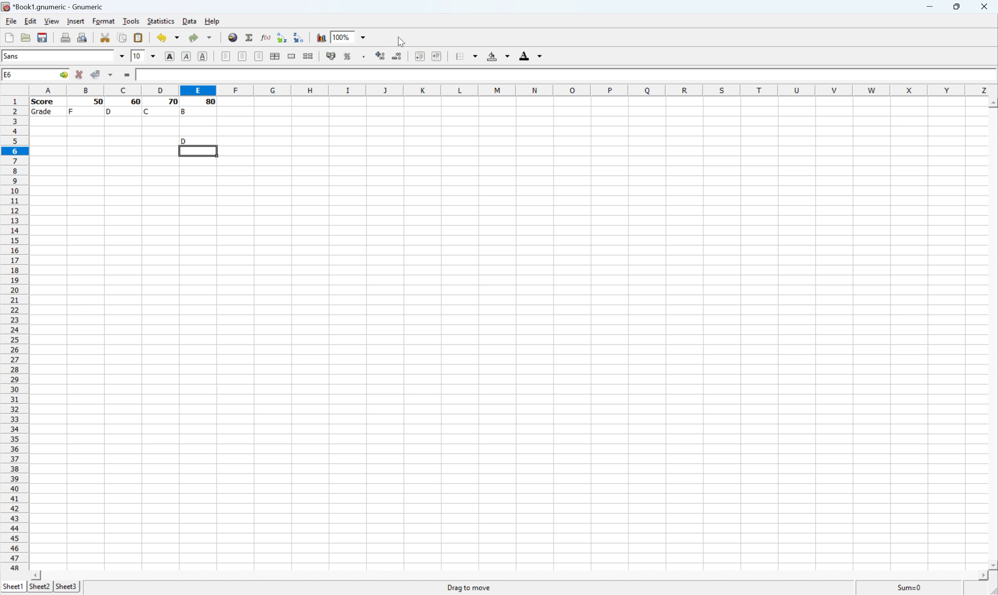 The width and height of the screenshot is (998, 595). Describe the element at coordinates (95, 73) in the screenshot. I see `Accept change` at that location.